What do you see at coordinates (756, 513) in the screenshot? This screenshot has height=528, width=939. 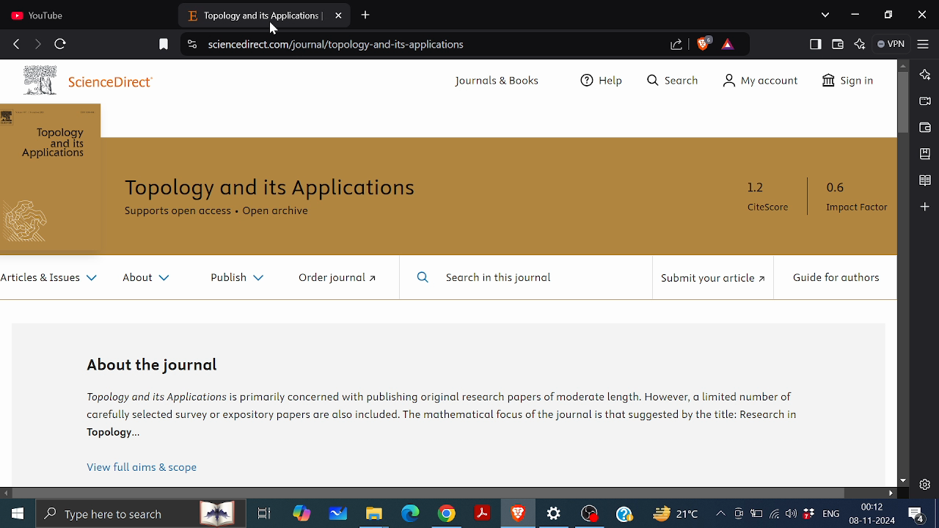 I see `Battery` at bounding box center [756, 513].